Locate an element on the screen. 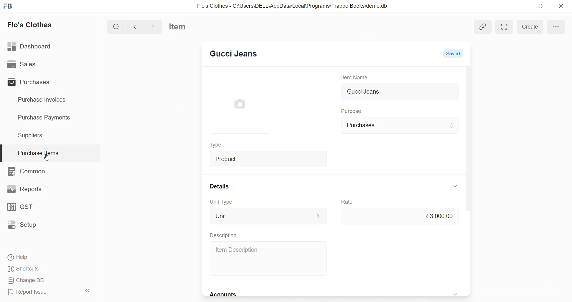  Type is located at coordinates (218, 145).